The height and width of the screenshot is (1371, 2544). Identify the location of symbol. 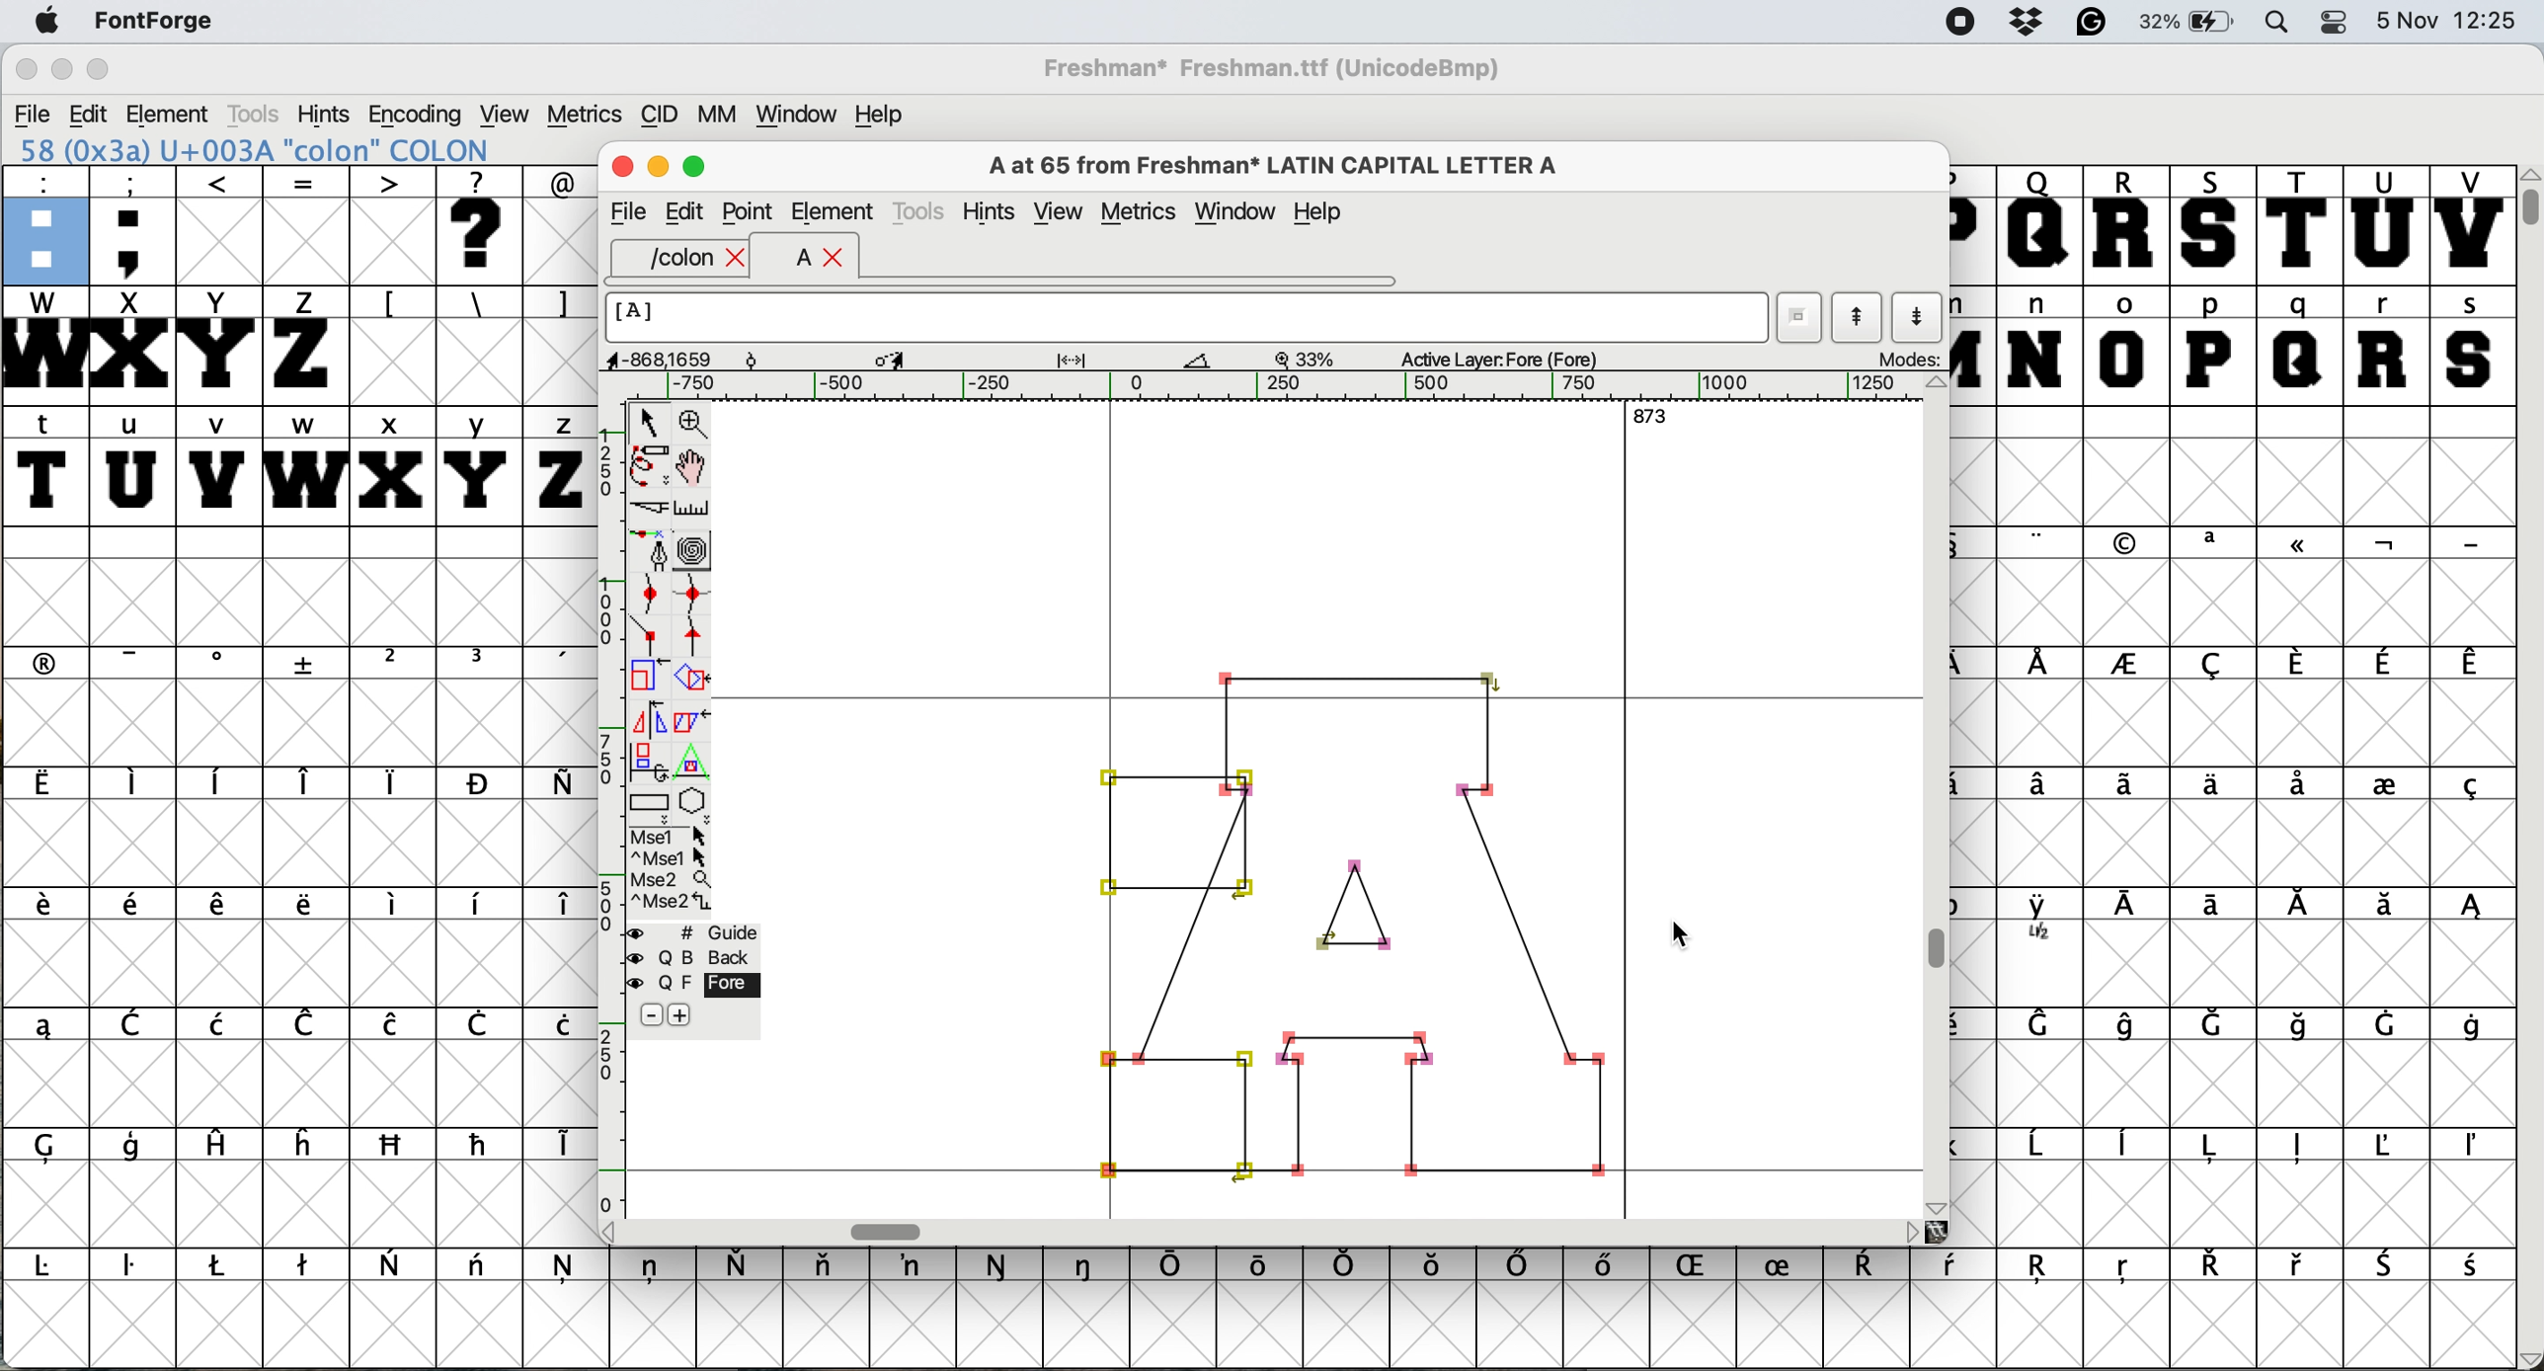
(1000, 1265).